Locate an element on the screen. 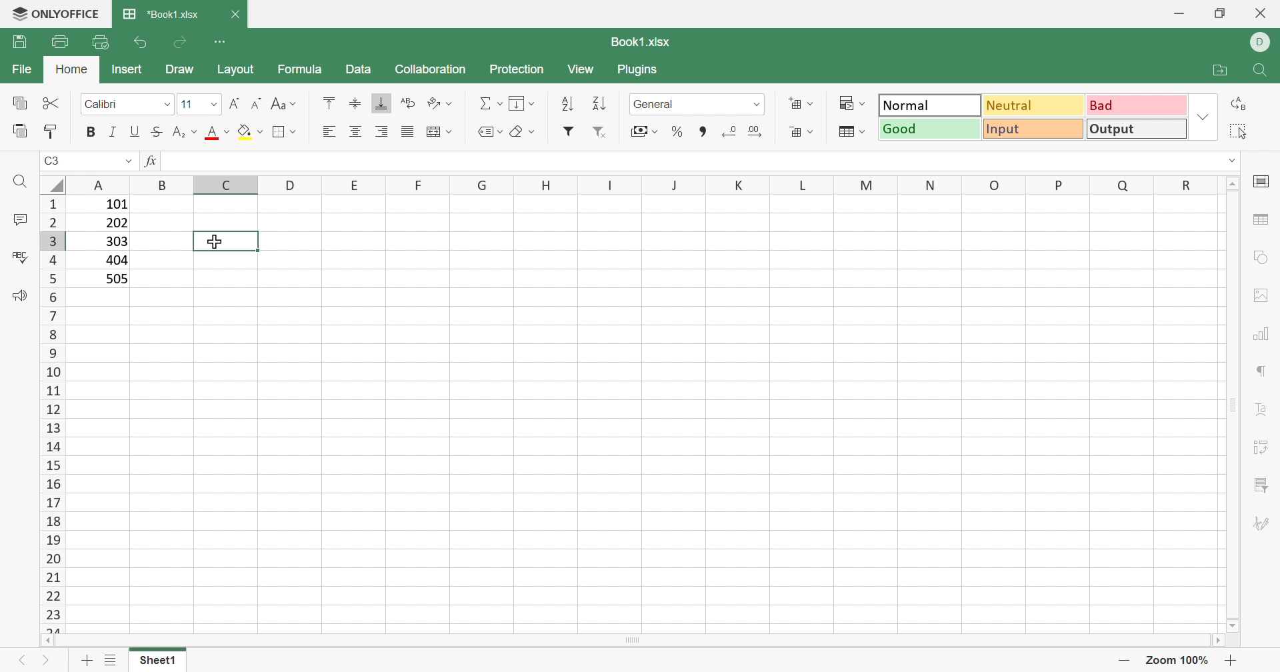 Image resolution: width=1280 pixels, height=672 pixels. Data is located at coordinates (361, 71).